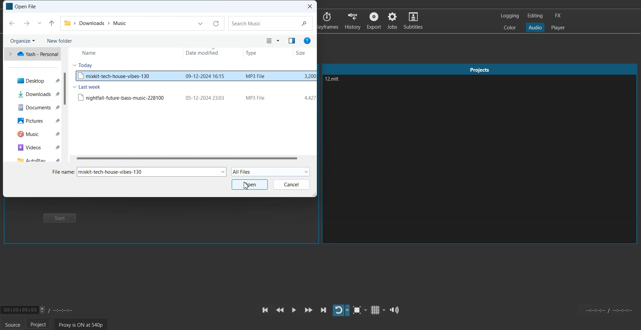 The height and width of the screenshot is (330, 641). What do you see at coordinates (32, 80) in the screenshot?
I see `Desktop` at bounding box center [32, 80].